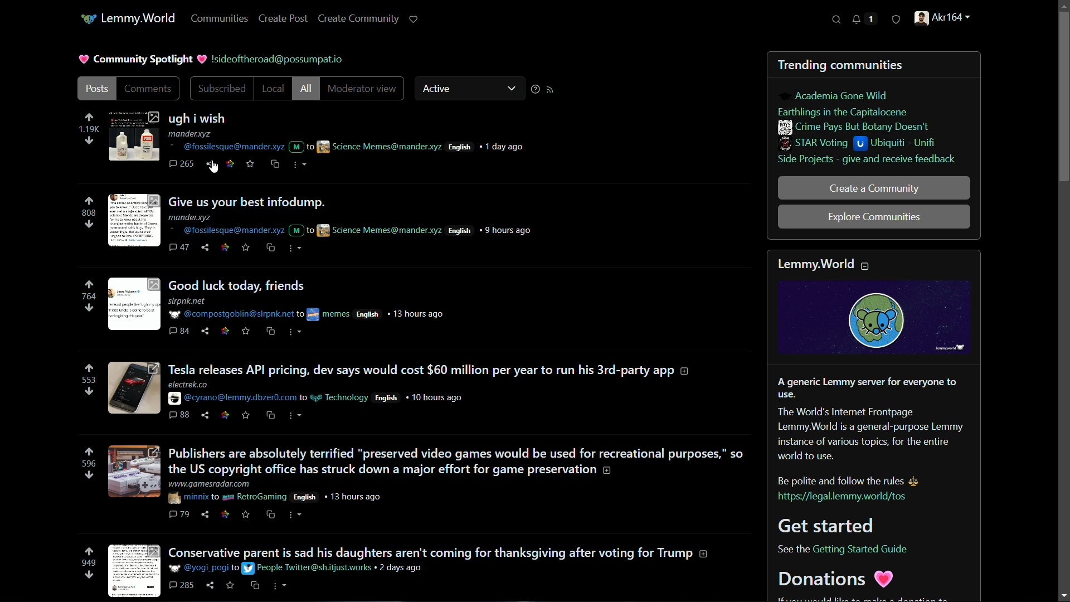 This screenshot has width=1070, height=602. Describe the element at coordinates (608, 471) in the screenshot. I see `more information` at that location.